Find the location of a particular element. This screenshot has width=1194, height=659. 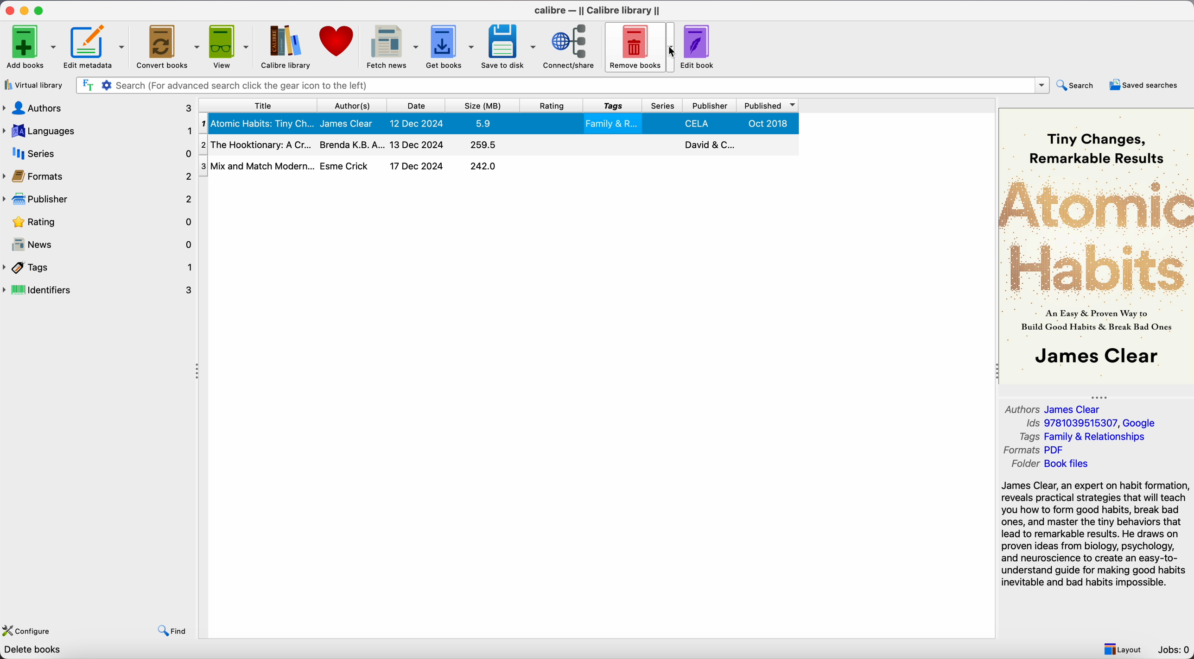

convert books is located at coordinates (167, 46).